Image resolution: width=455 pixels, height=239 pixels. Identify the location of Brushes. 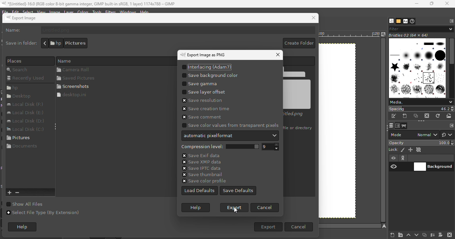
(390, 21).